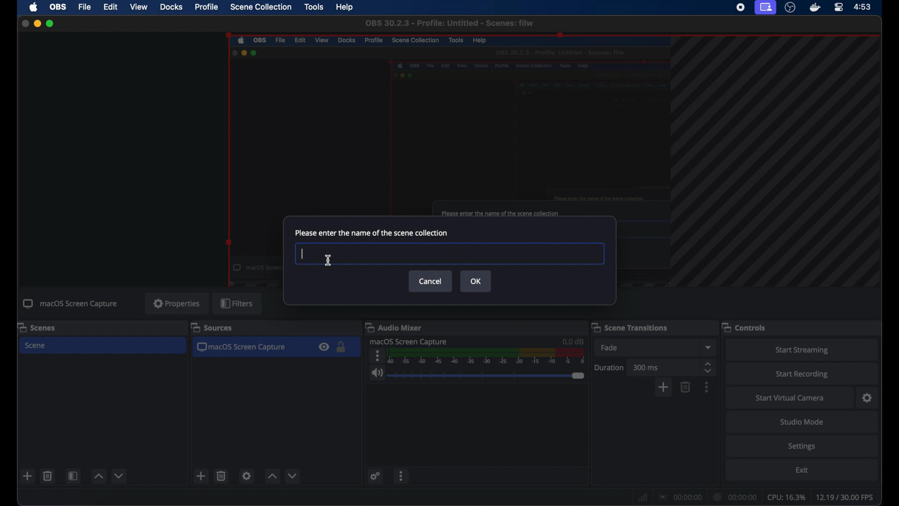 This screenshot has width=899, height=506. I want to click on controls, so click(745, 327).